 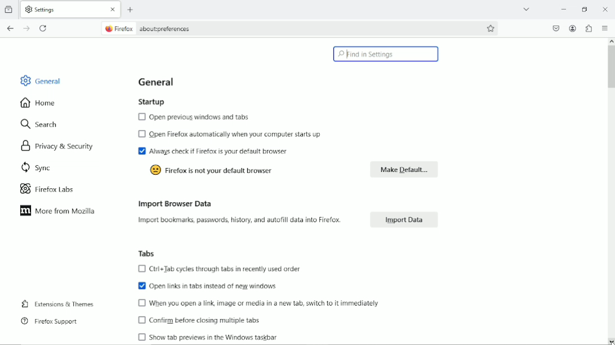 What do you see at coordinates (262, 303) in the screenshot?
I see `when you open a link, image or media in a new tab switch to it immediately` at bounding box center [262, 303].